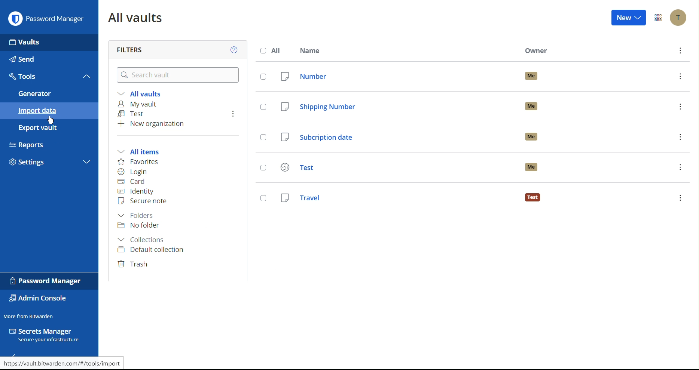  Describe the element at coordinates (87, 163) in the screenshot. I see `expand settings` at that location.